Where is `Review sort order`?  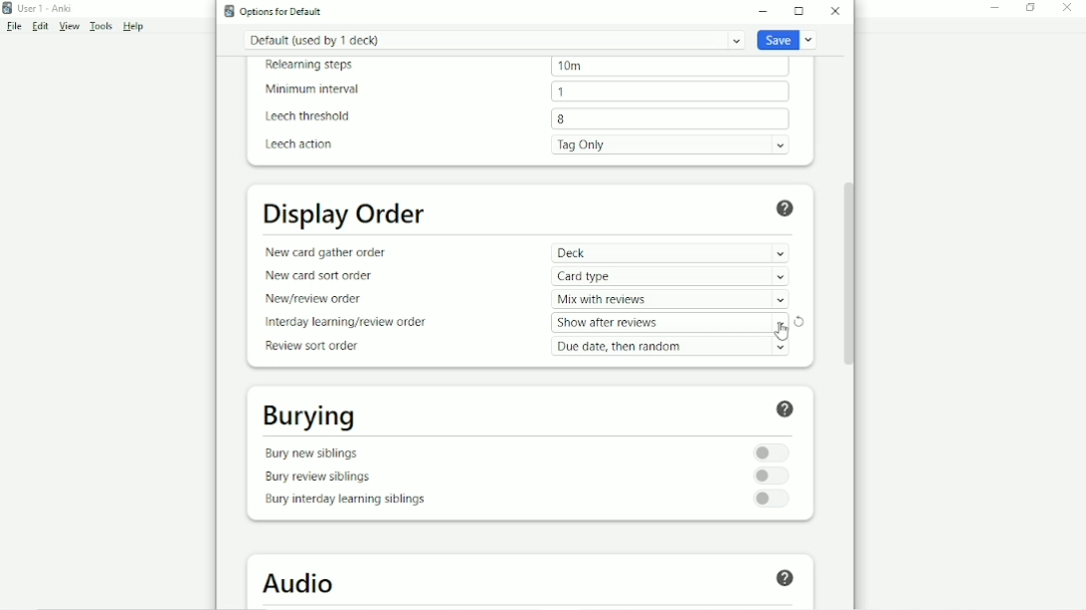
Review sort order is located at coordinates (311, 346).